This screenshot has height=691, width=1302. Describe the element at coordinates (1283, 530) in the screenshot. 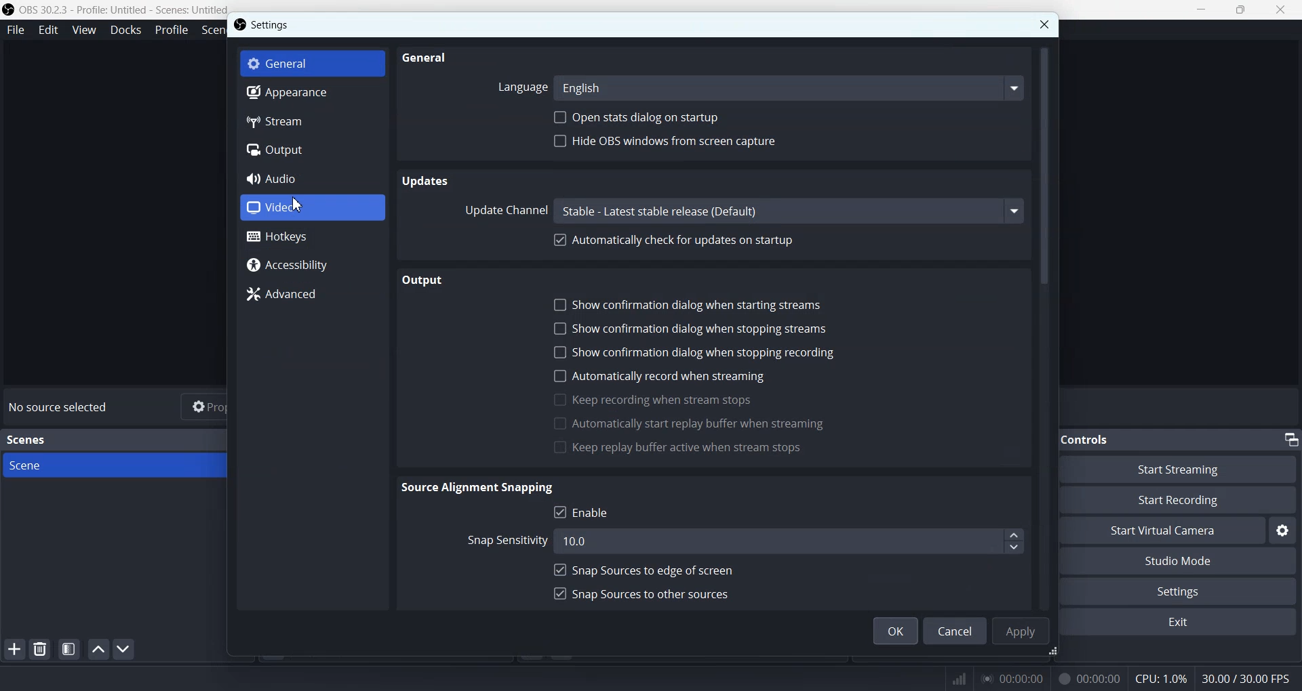

I see `Settings` at that location.